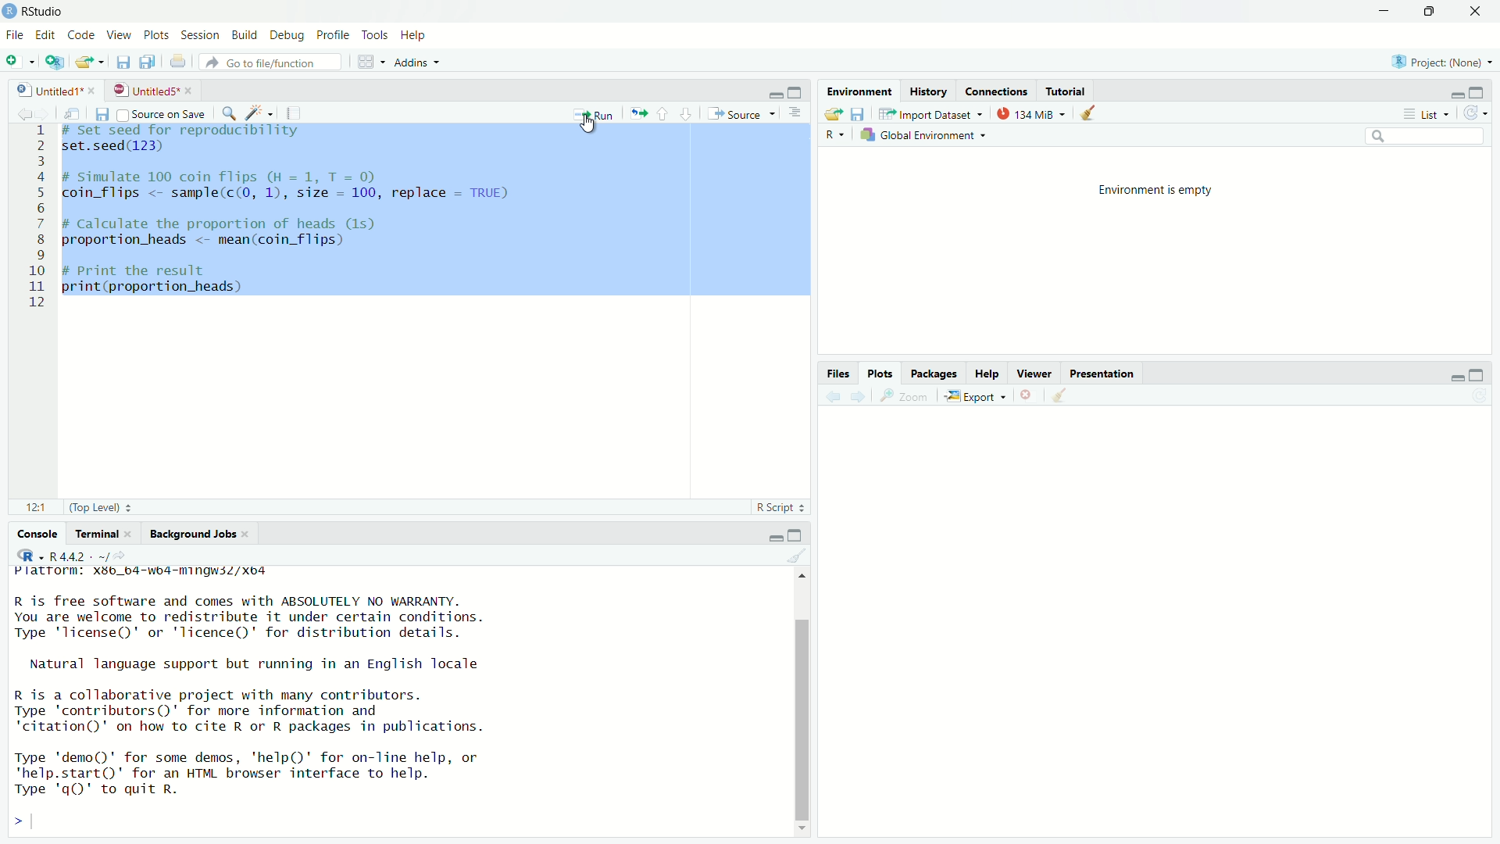  I want to click on save current document, so click(122, 63).